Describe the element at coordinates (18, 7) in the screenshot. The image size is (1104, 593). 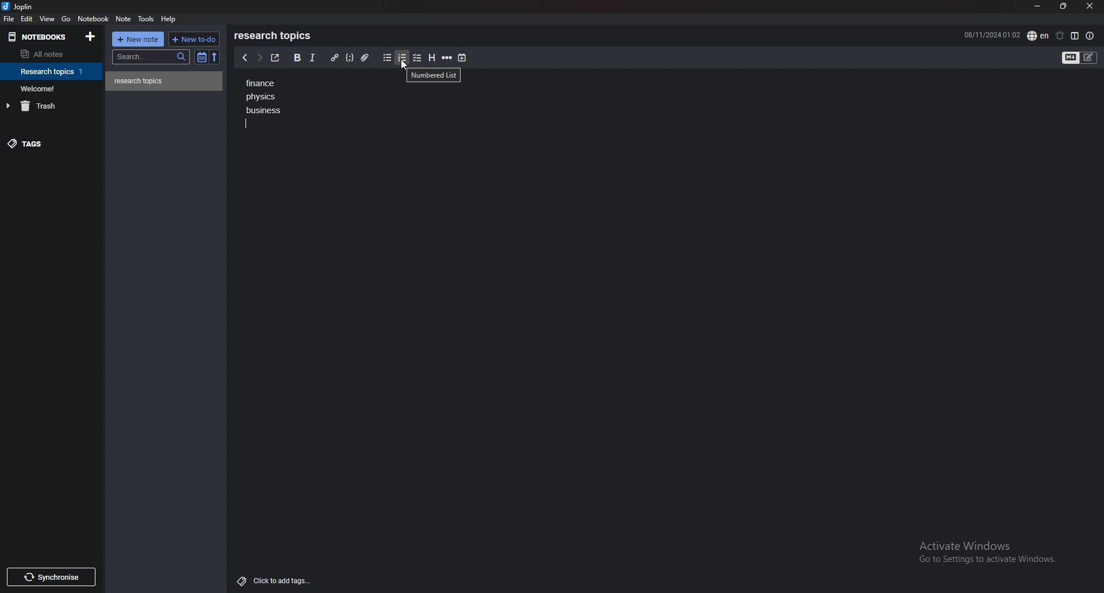
I see `joplin` at that location.